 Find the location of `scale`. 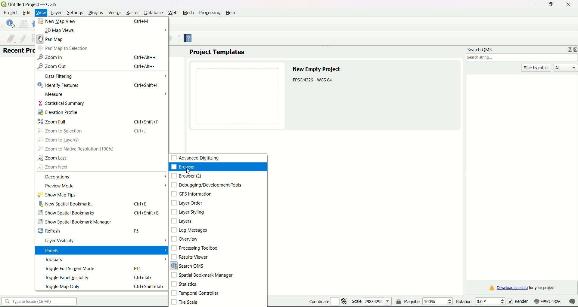

scale is located at coordinates (558, 302).